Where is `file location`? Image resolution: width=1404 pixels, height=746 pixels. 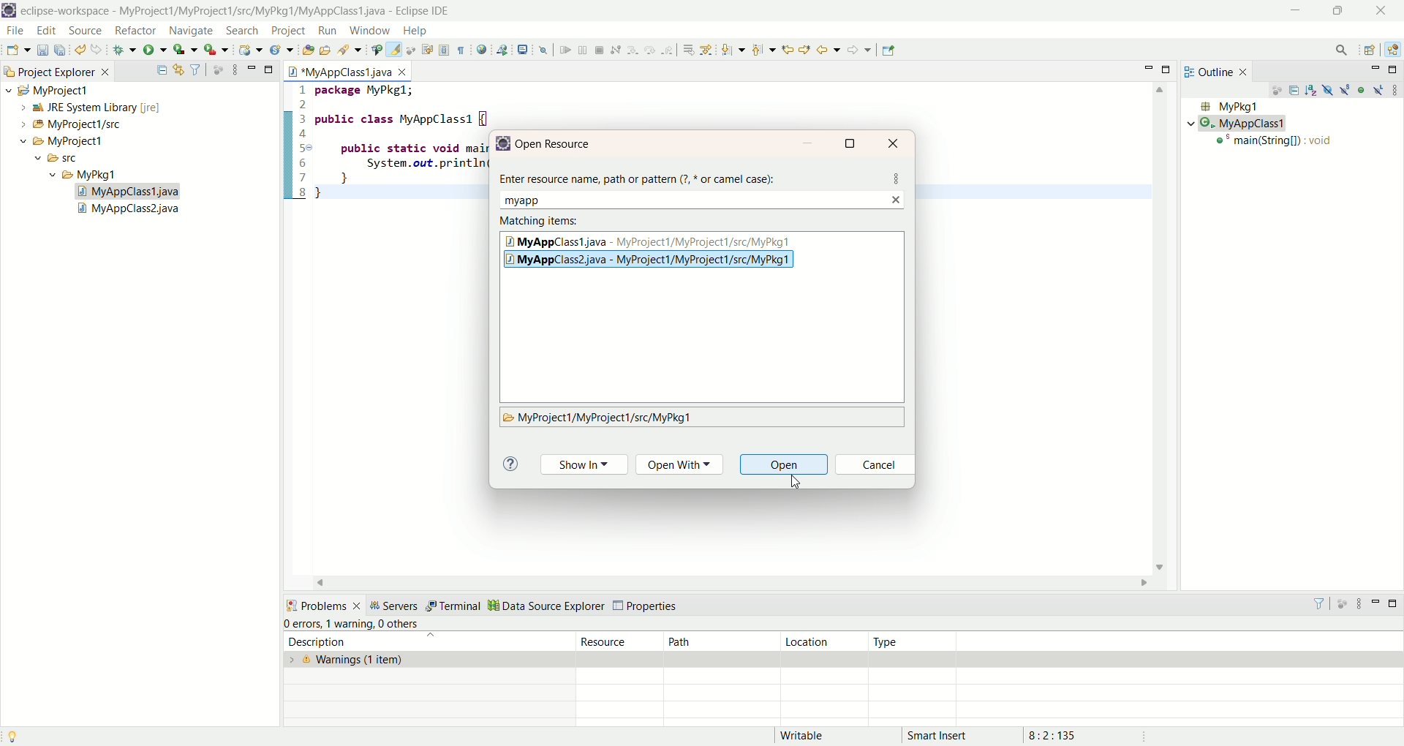 file location is located at coordinates (598, 418).